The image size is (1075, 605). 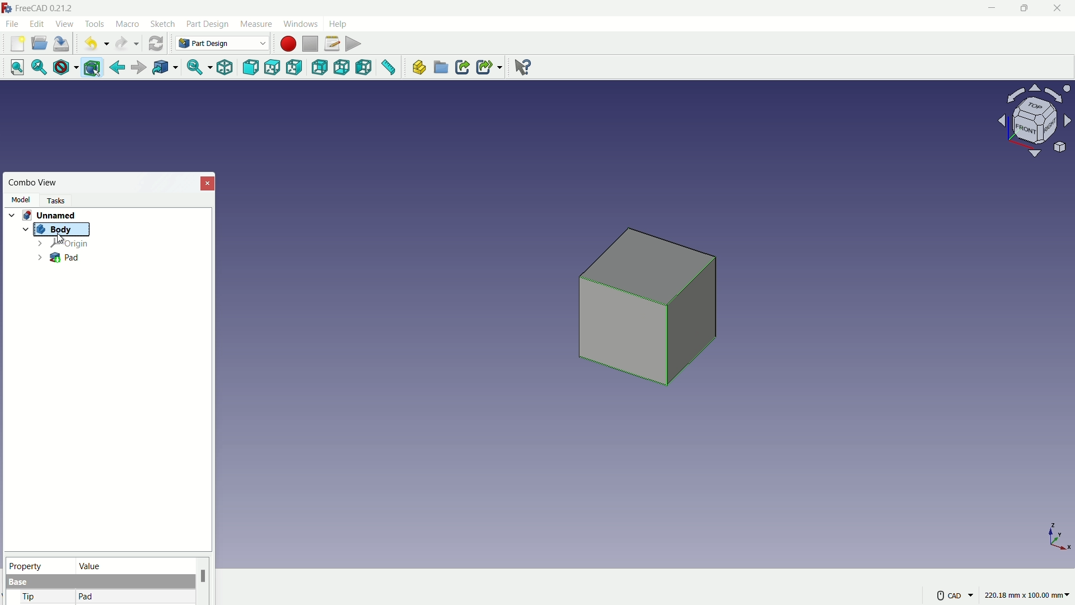 I want to click on Pad, so click(x=58, y=258).